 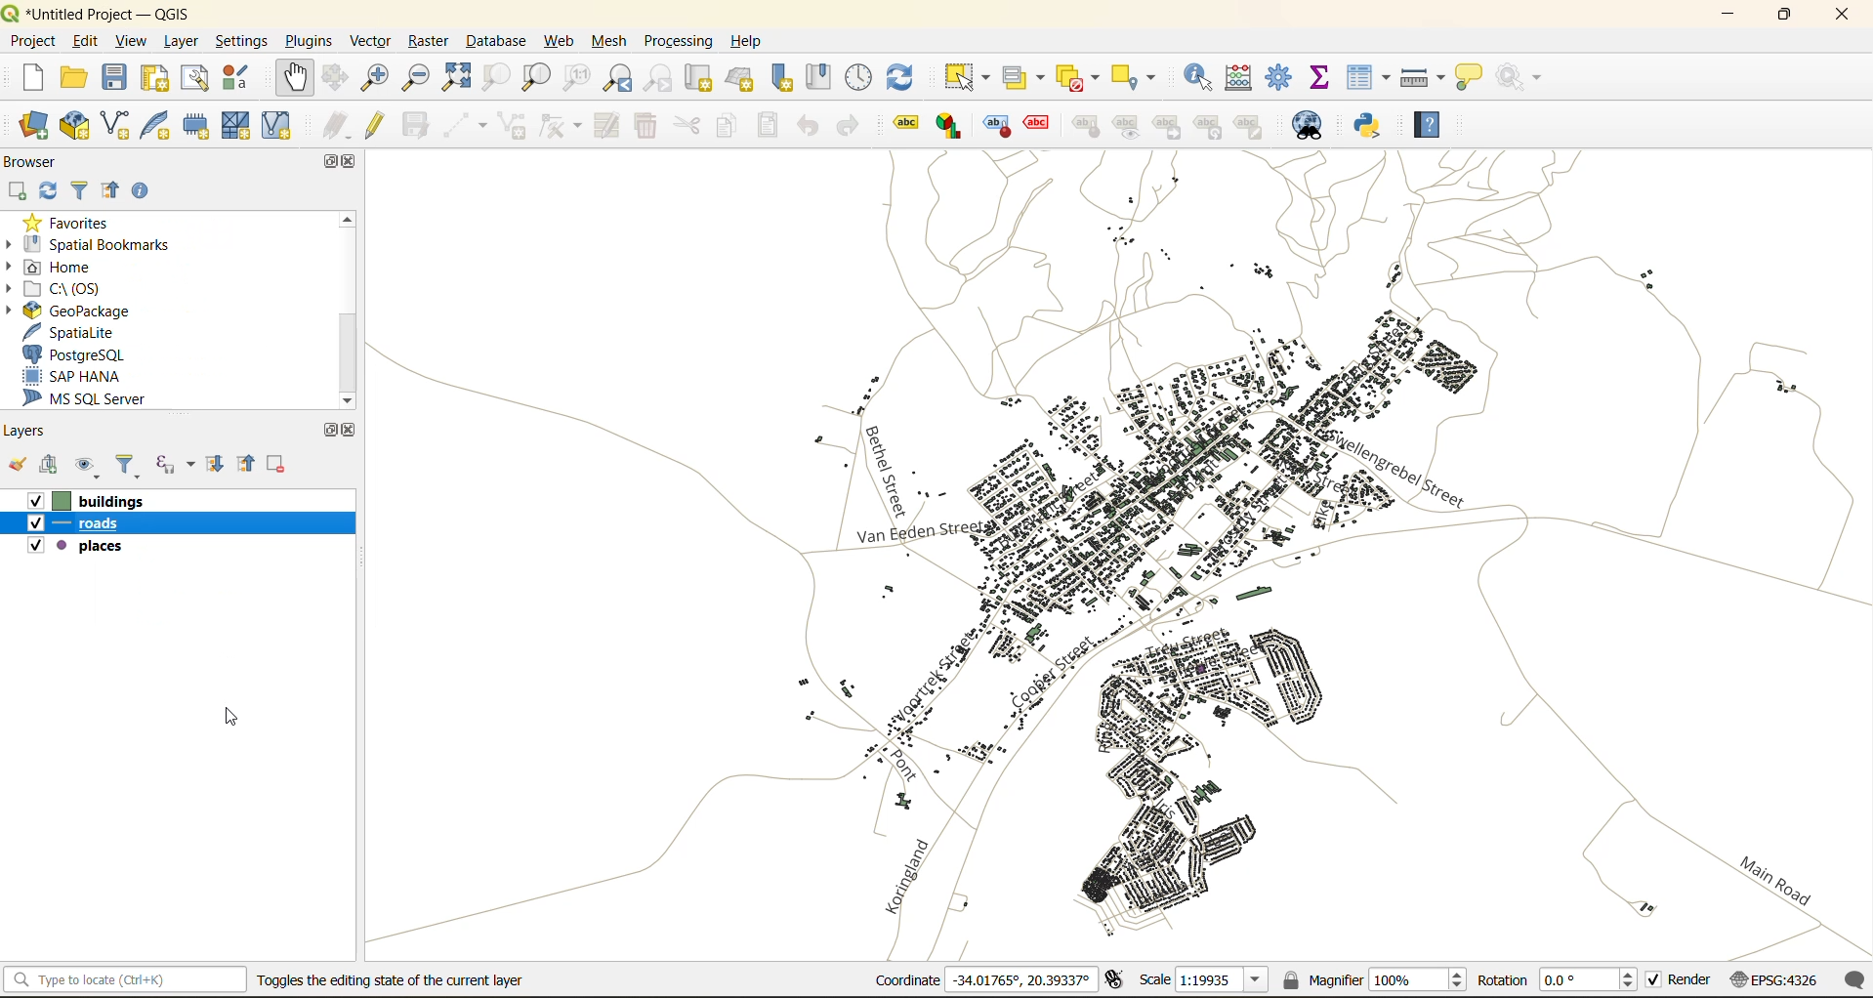 What do you see at coordinates (1041, 126) in the screenshot?
I see `toggle display of unplaced labels` at bounding box center [1041, 126].